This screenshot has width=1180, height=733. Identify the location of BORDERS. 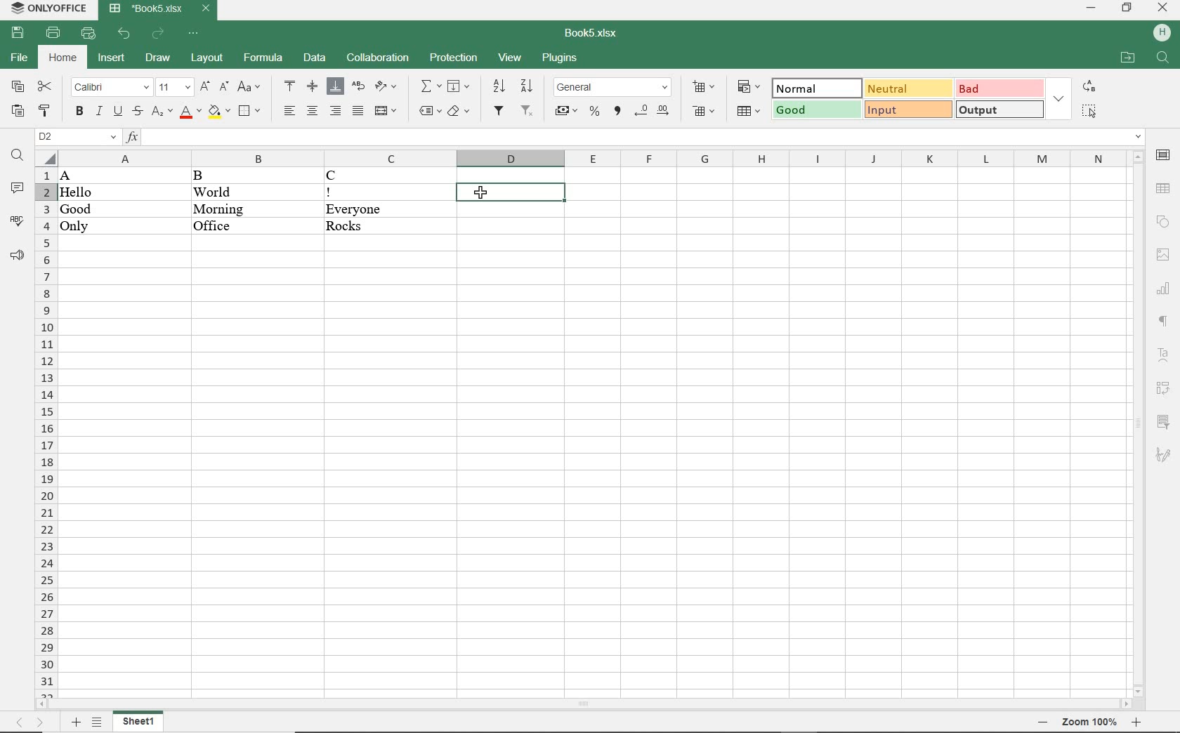
(249, 110).